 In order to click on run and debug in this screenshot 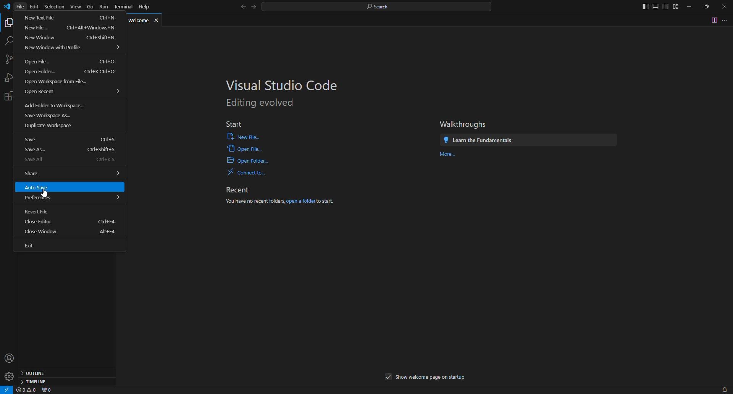, I will do `click(11, 78)`.